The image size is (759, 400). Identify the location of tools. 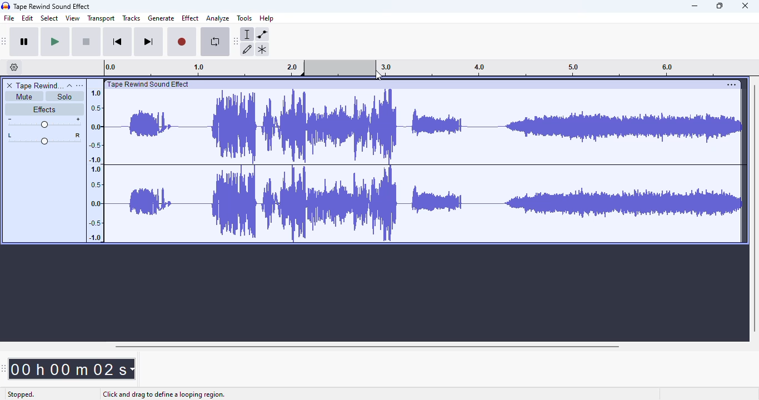
(245, 18).